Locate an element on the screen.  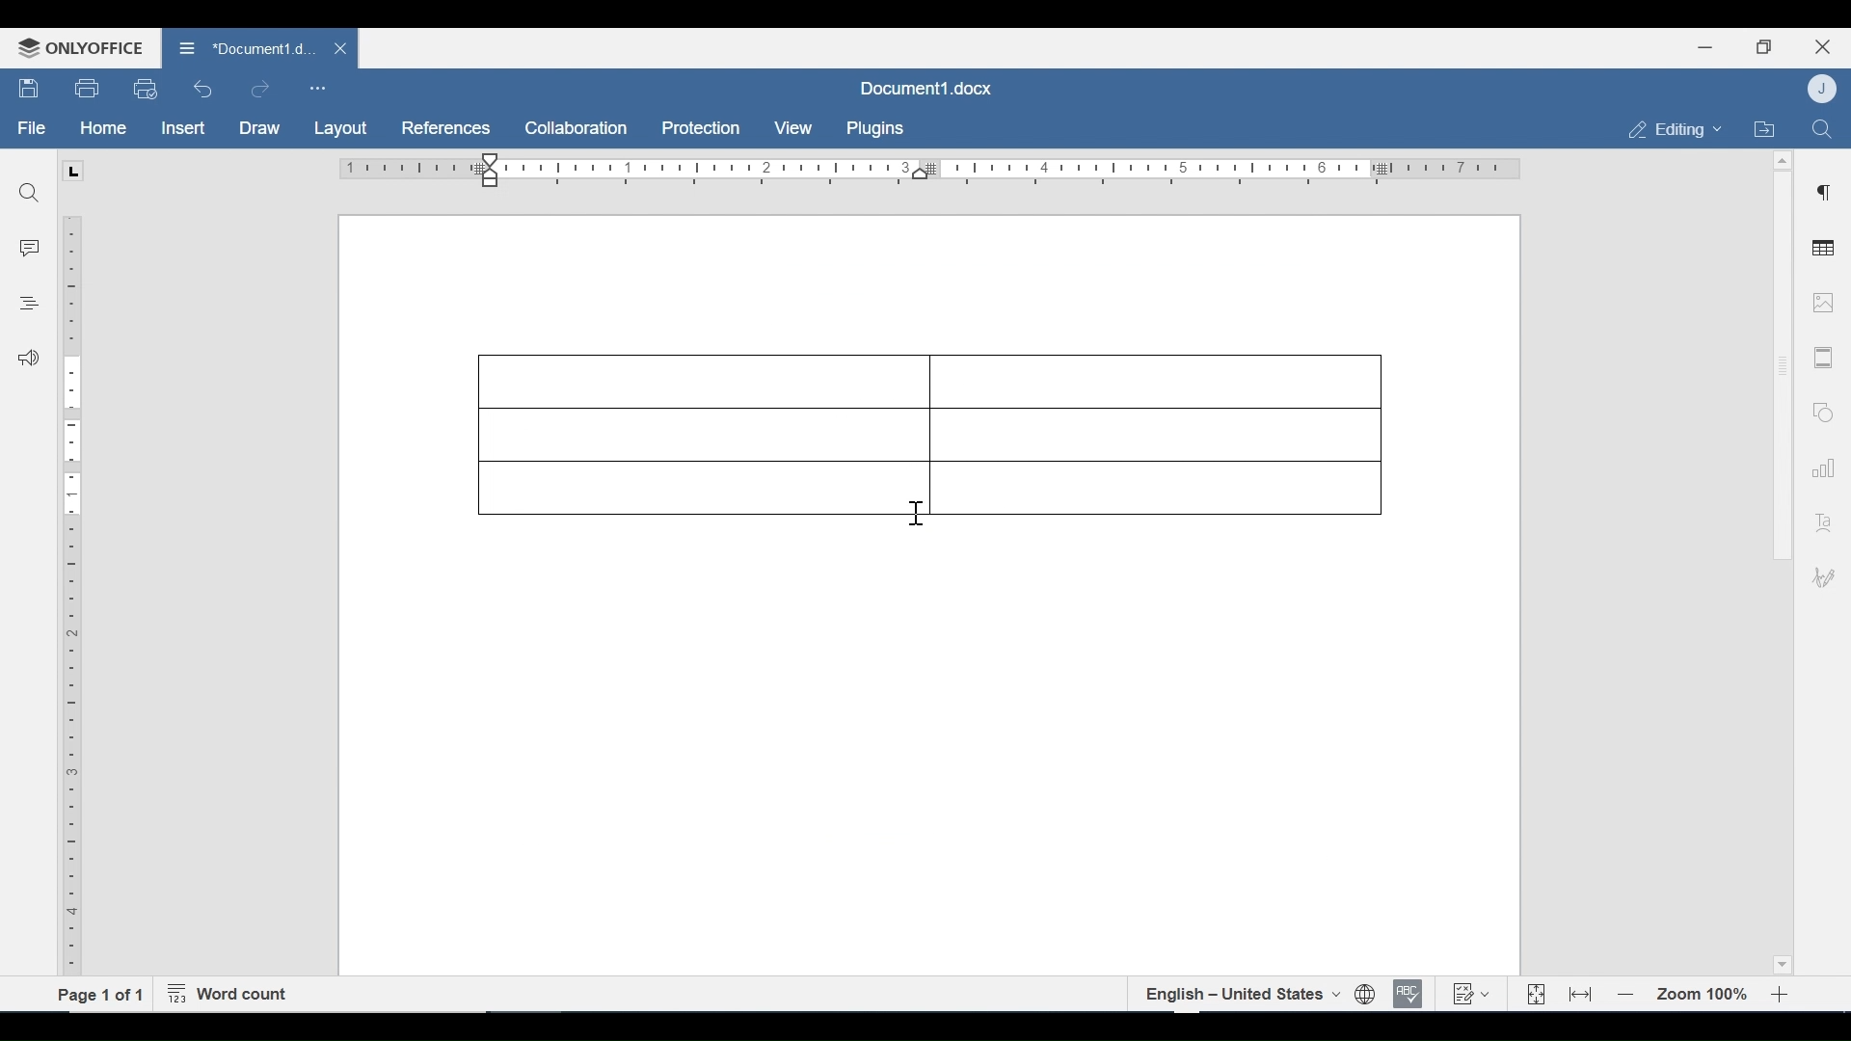
Editing is located at coordinates (1670, 129).